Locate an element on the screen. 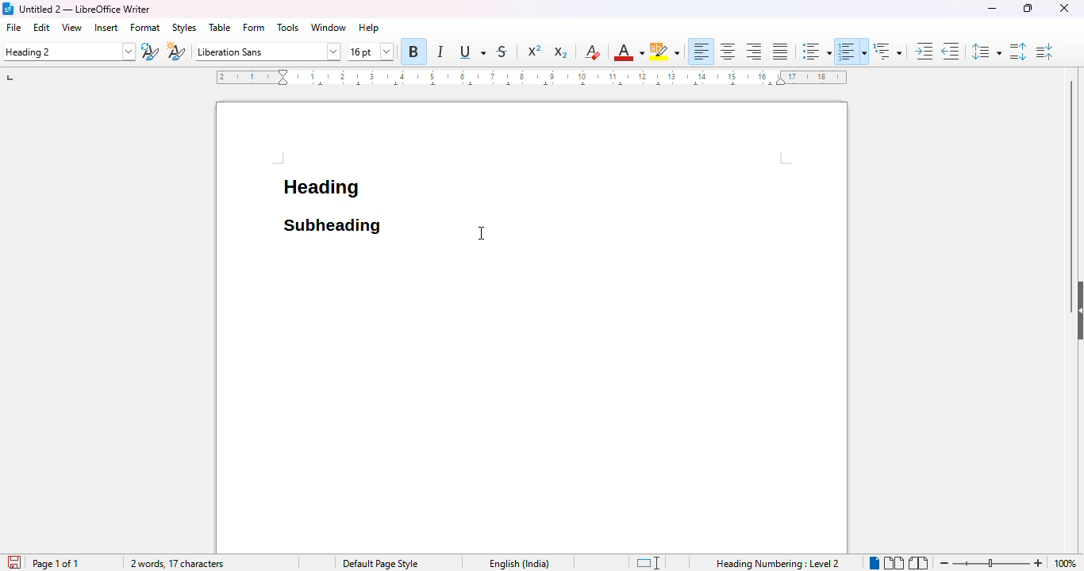 This screenshot has width=1084, height=571. text language is located at coordinates (520, 563).